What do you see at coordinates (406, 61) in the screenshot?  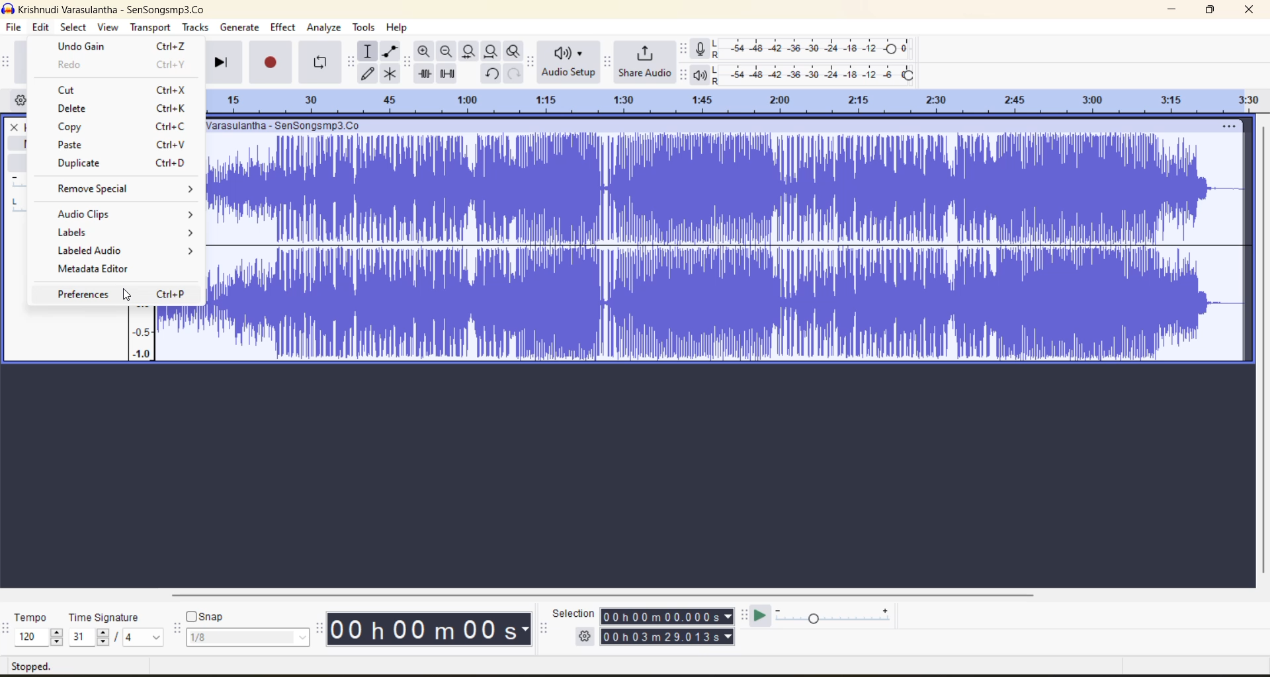 I see `edit tool bar` at bounding box center [406, 61].